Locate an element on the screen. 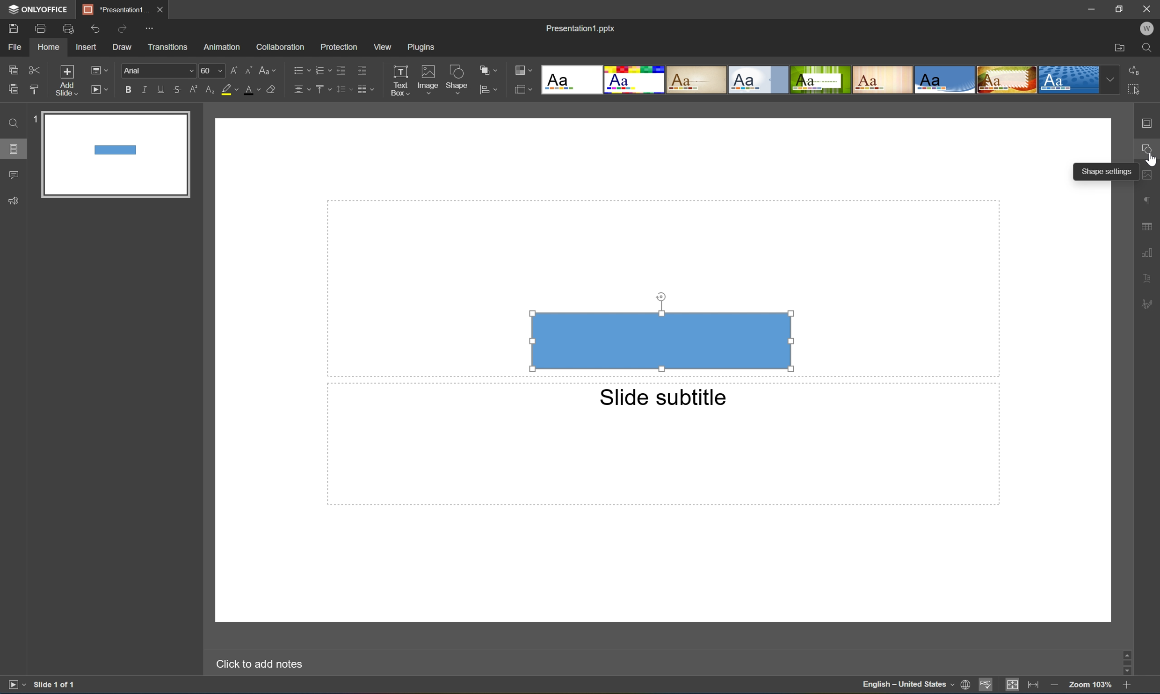 This screenshot has width=1160, height=694. Start slideshow is located at coordinates (101, 90).